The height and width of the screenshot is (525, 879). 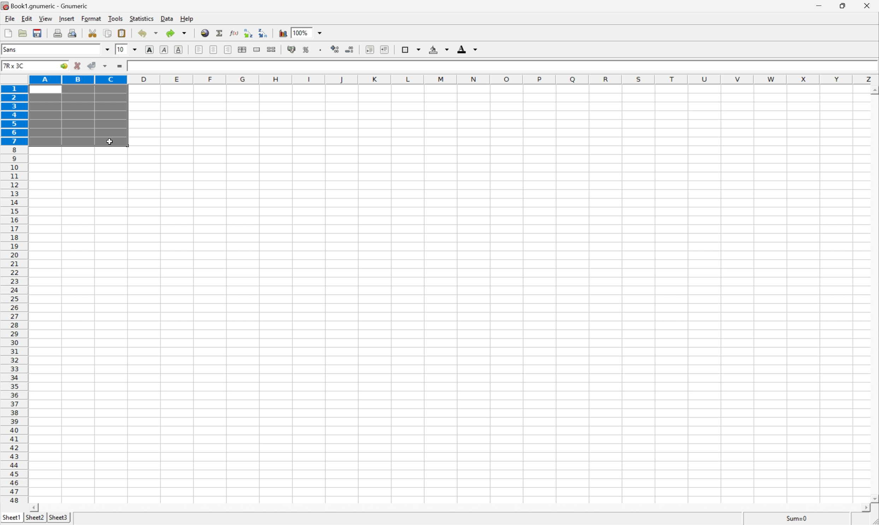 What do you see at coordinates (122, 32) in the screenshot?
I see `paste` at bounding box center [122, 32].